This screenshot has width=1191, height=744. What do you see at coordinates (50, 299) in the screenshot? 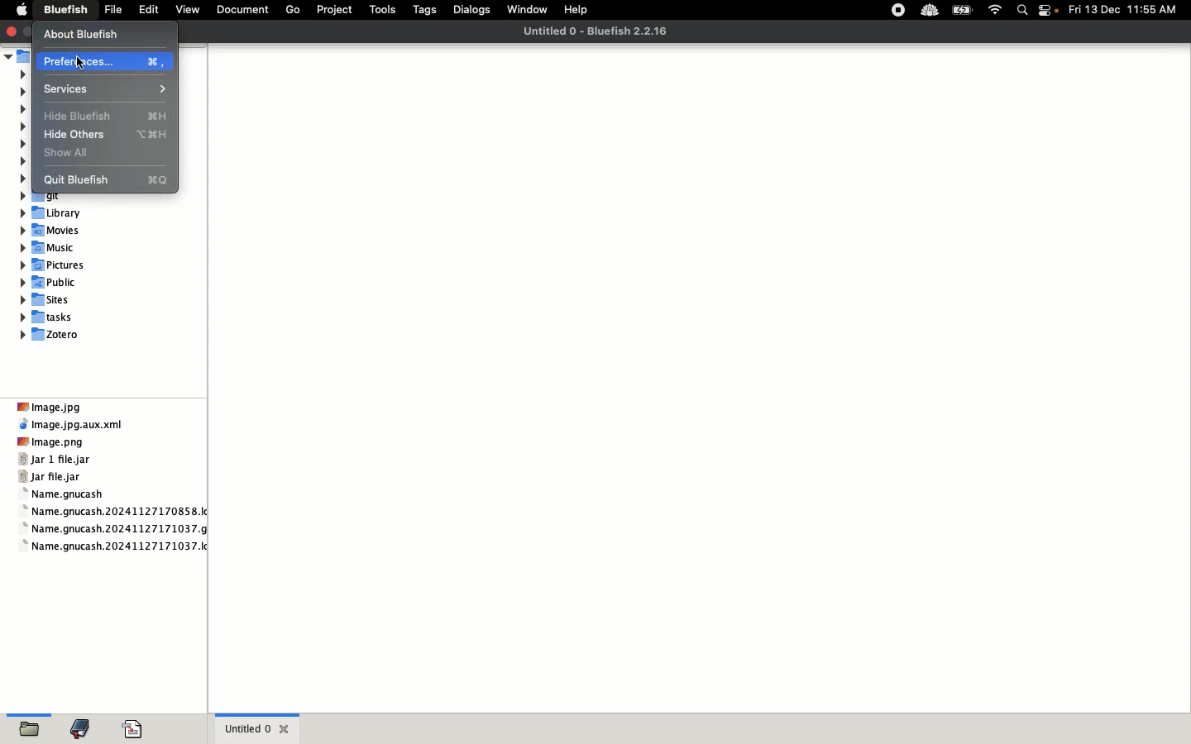
I see `sites` at bounding box center [50, 299].